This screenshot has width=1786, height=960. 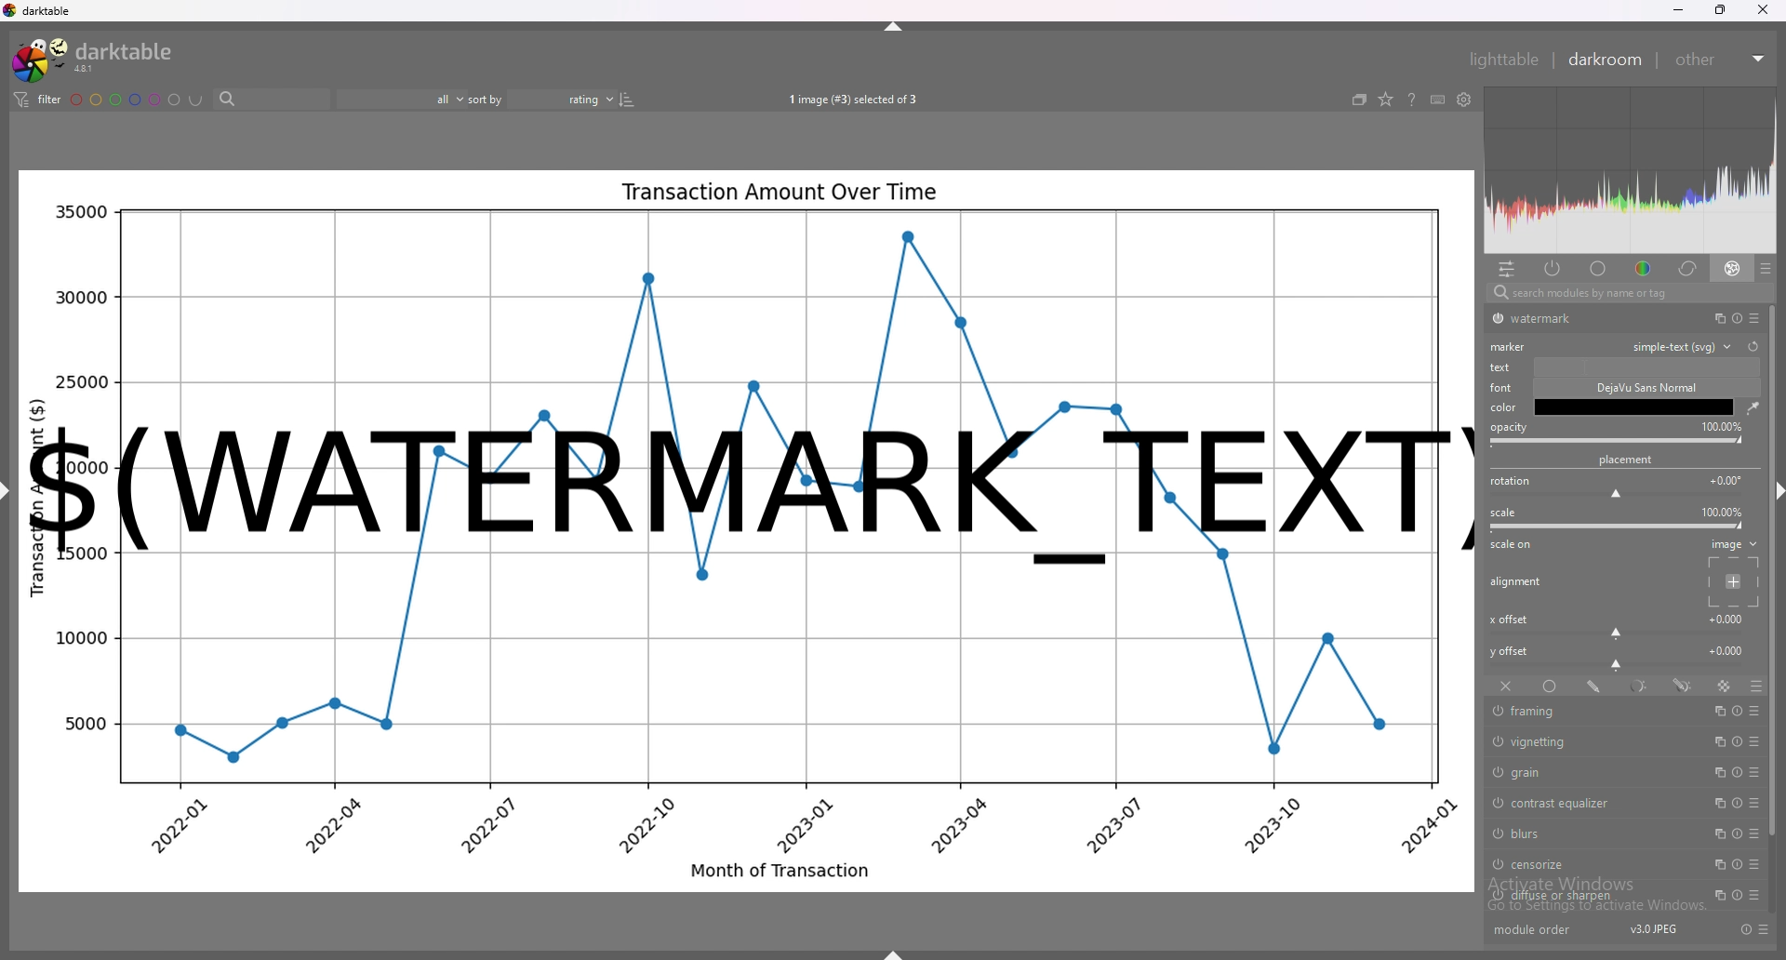 I want to click on keyboard shortcuts, so click(x=1437, y=100).